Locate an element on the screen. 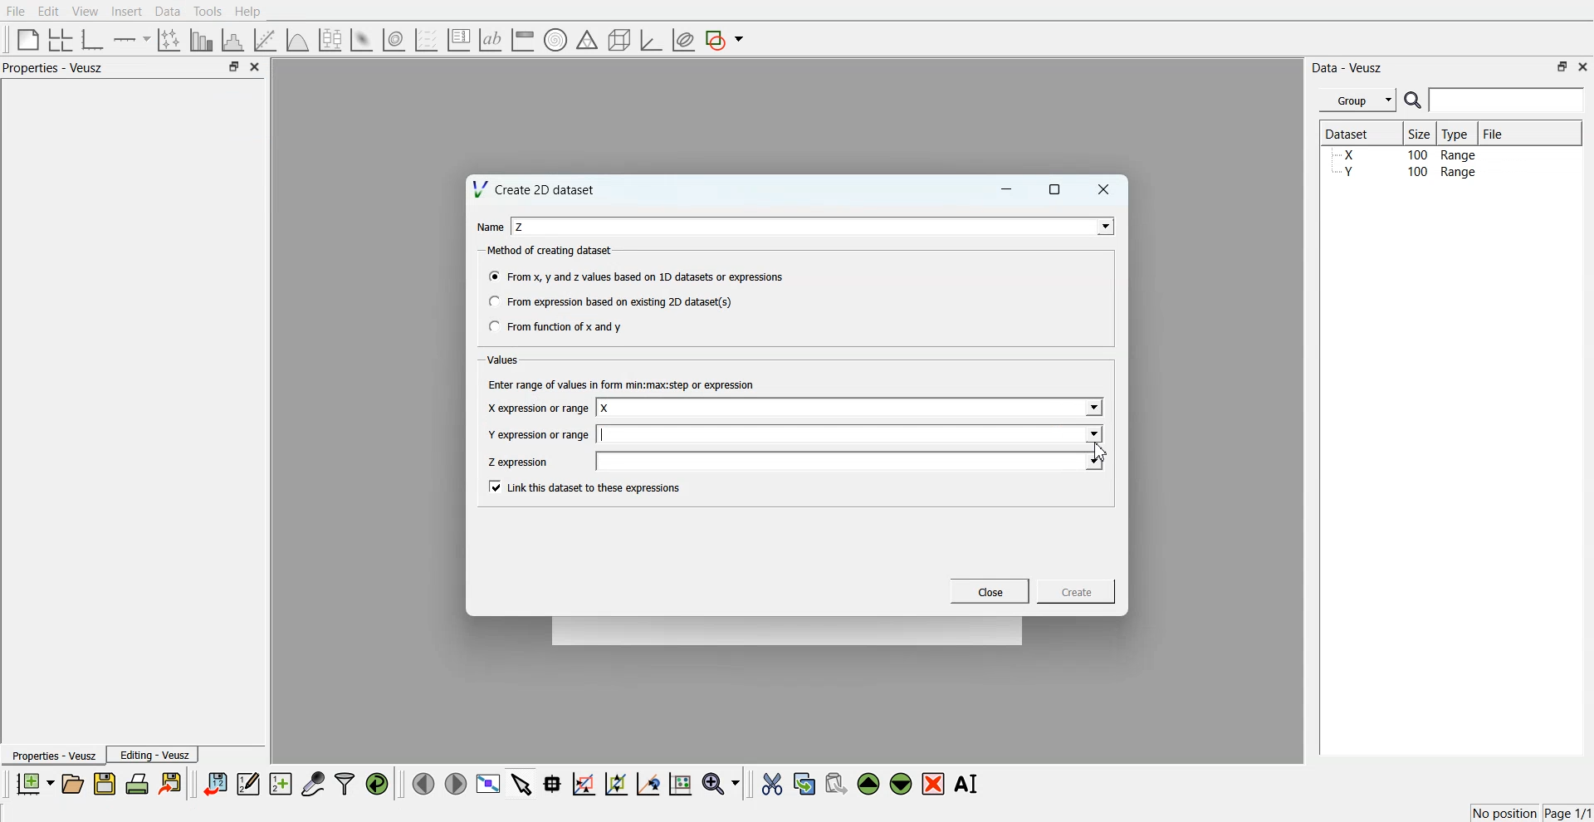 This screenshot has height=822, width=1594. Text label is located at coordinates (491, 40).